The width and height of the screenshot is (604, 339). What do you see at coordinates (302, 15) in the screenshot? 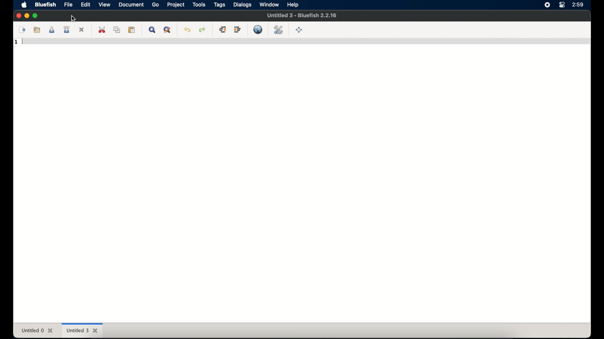
I see `untitled 0 - bluefish 2.2.16` at bounding box center [302, 15].